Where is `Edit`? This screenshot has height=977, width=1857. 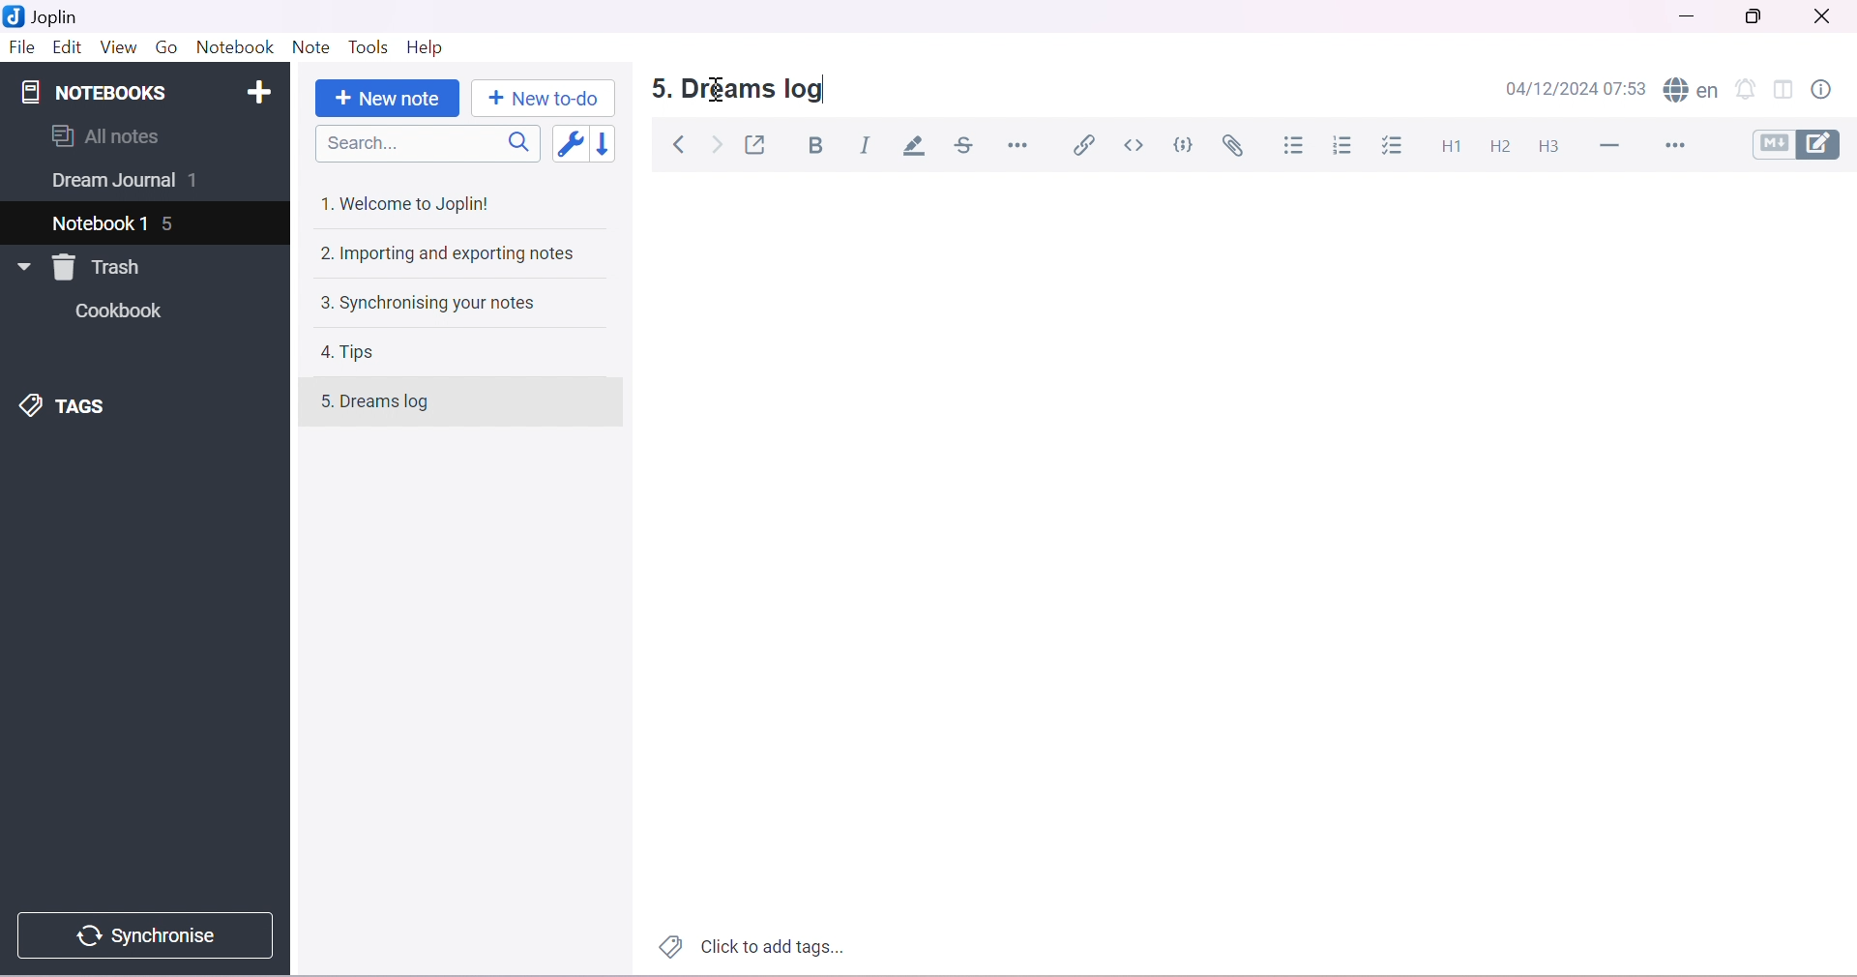
Edit is located at coordinates (67, 48).